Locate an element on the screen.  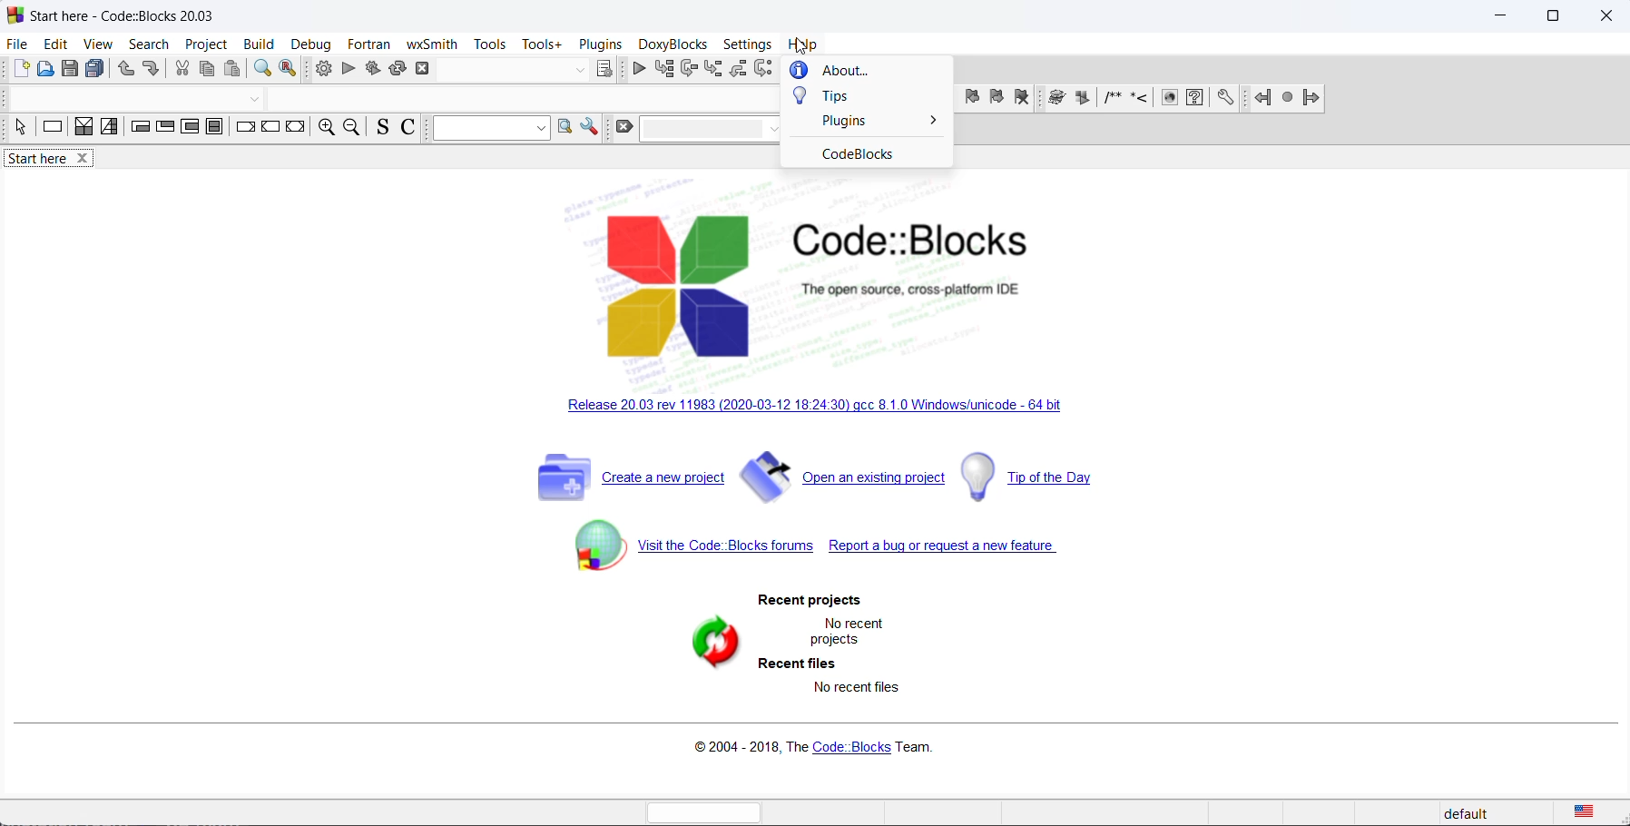
jump forward is located at coordinates (1311, 99).